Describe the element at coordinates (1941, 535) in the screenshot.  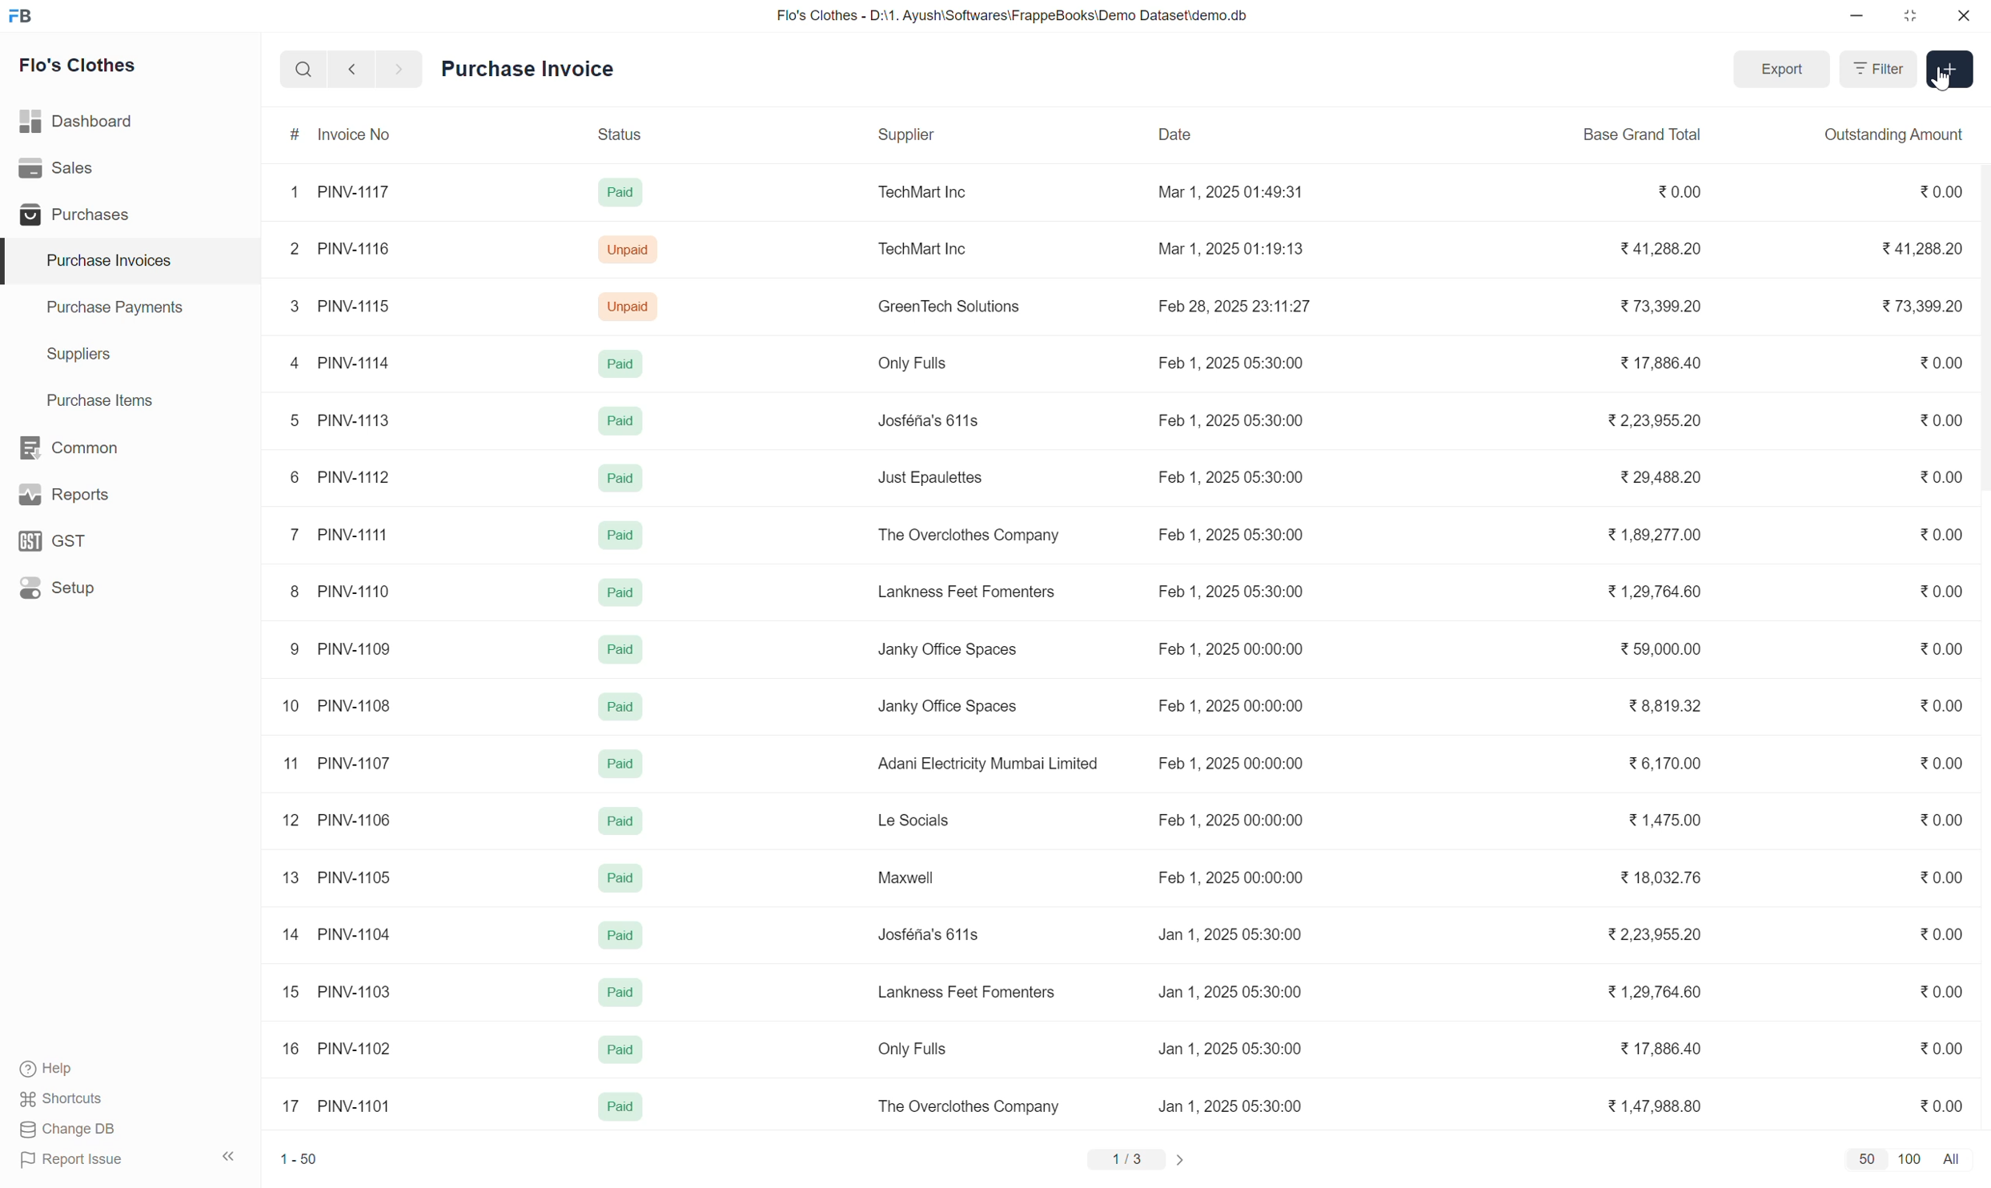
I see `0.00` at that location.